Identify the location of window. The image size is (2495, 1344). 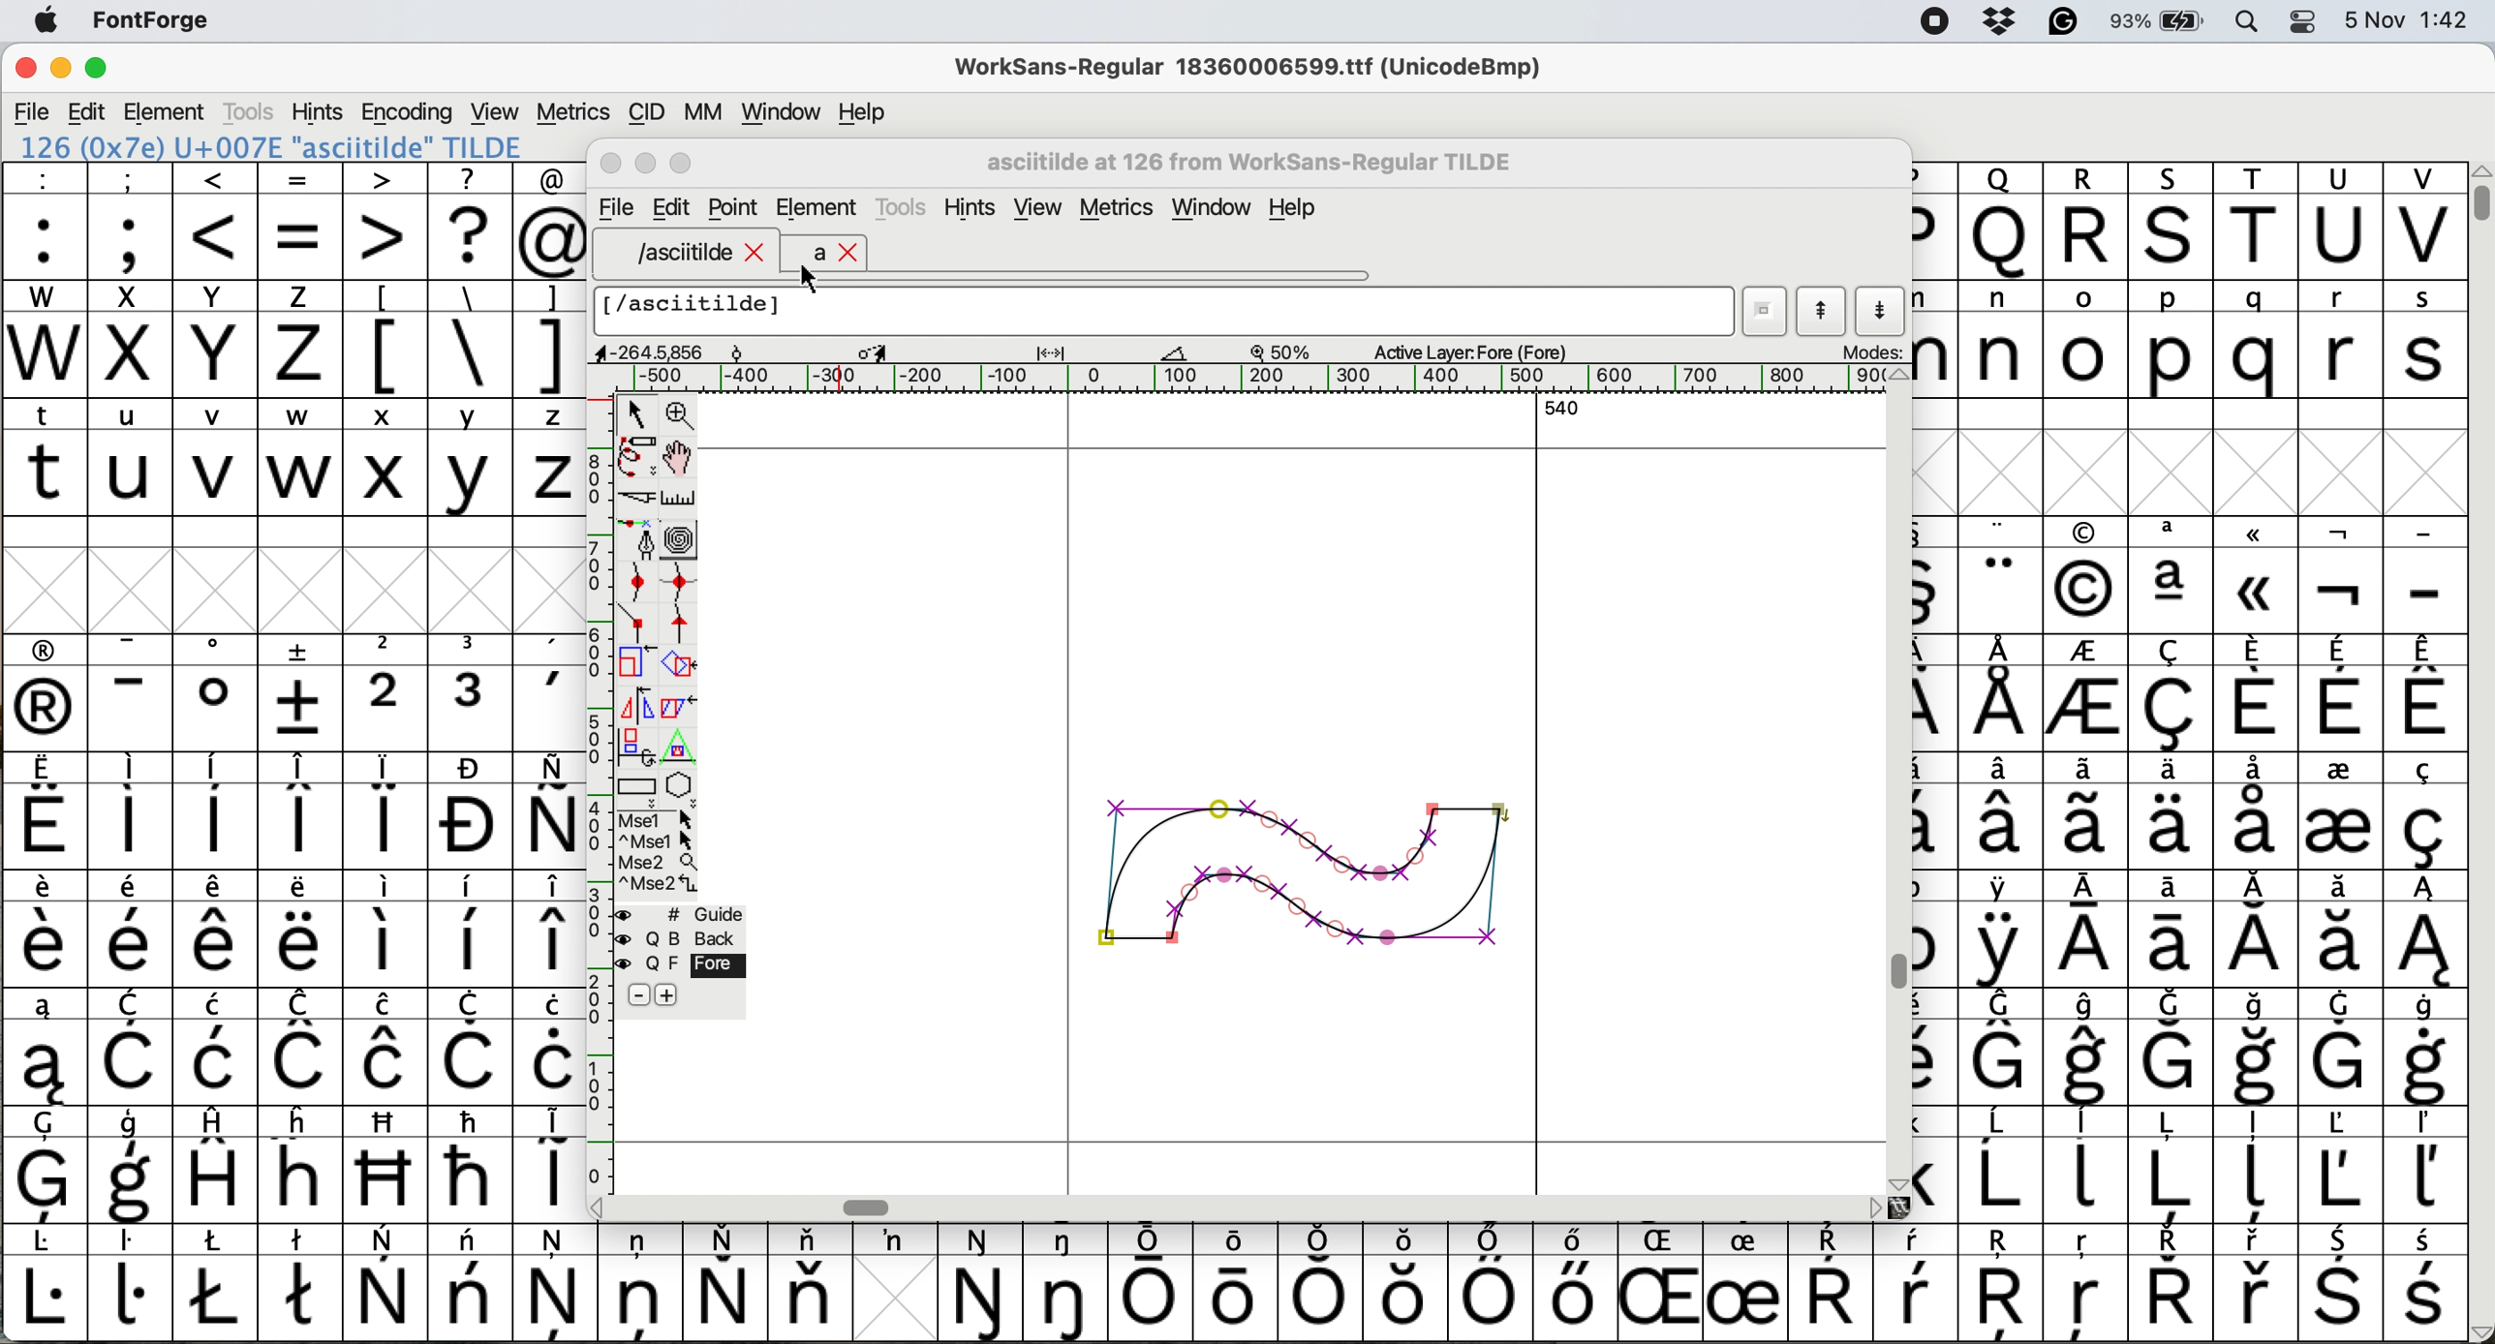
(1216, 209).